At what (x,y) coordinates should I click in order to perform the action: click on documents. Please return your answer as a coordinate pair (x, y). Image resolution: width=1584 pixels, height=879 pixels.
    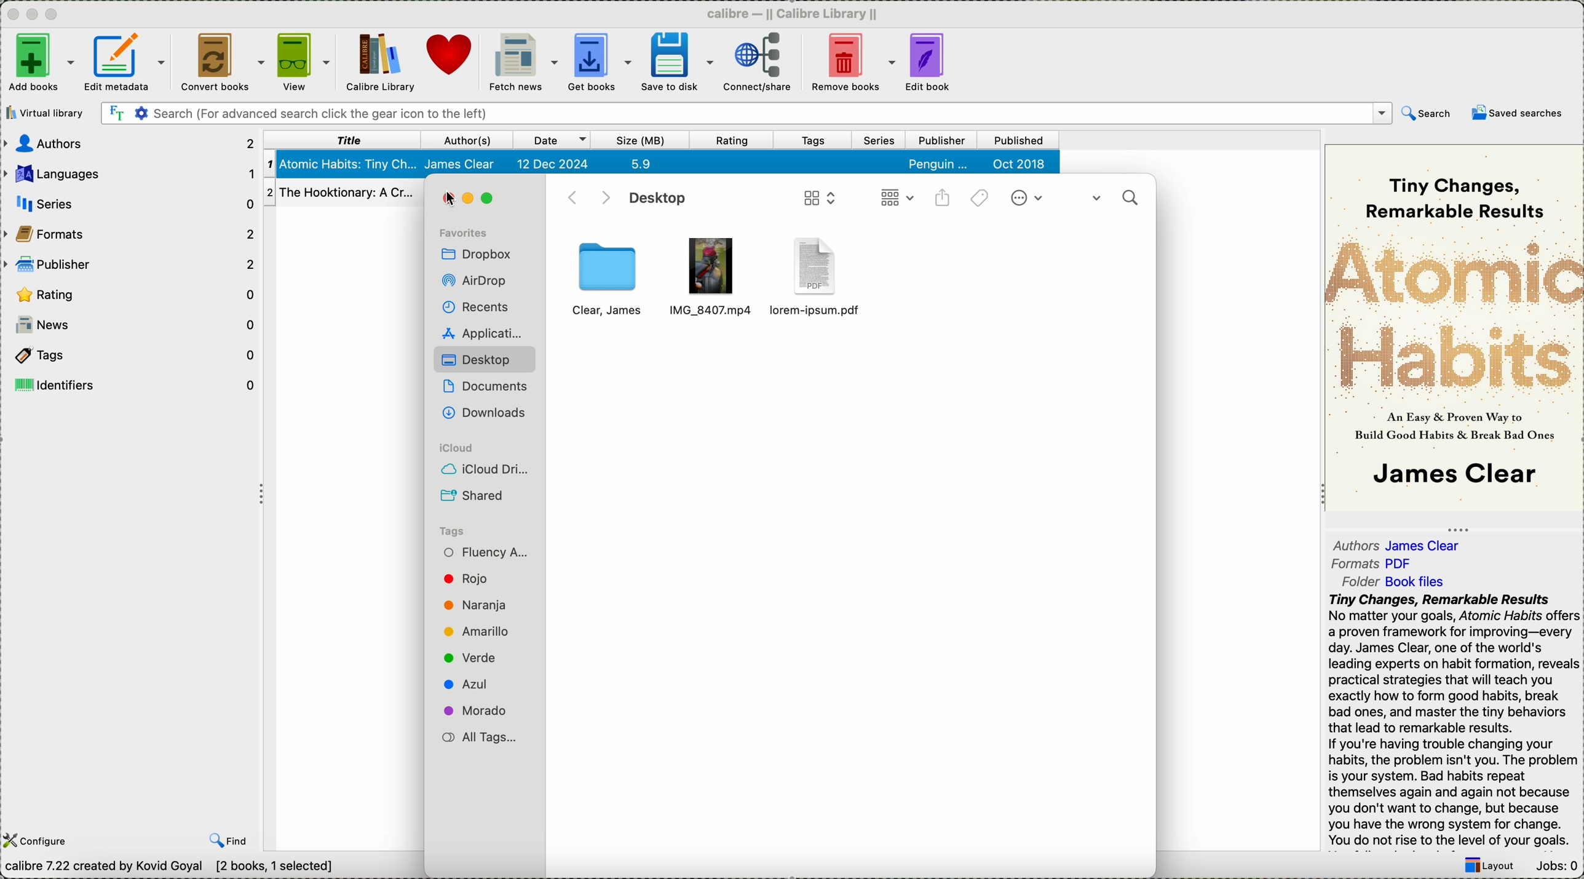
    Looking at the image, I should click on (484, 383).